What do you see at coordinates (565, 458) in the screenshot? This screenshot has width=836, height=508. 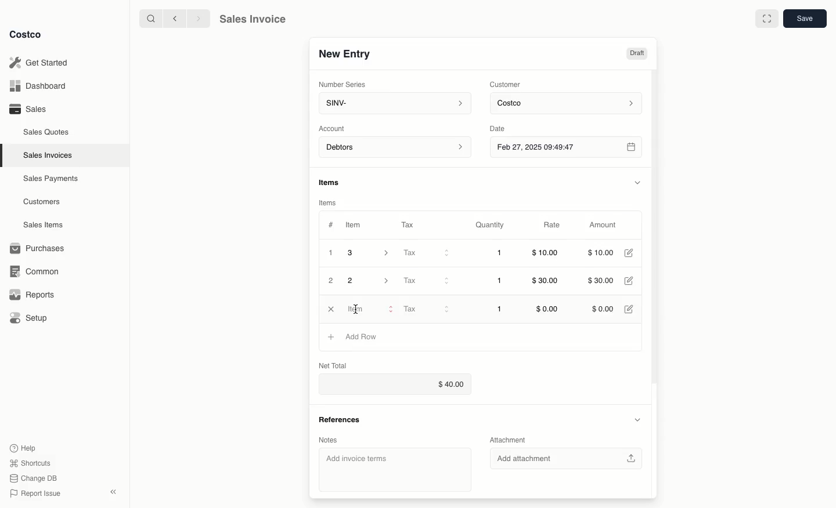 I see `Add attachment` at bounding box center [565, 458].